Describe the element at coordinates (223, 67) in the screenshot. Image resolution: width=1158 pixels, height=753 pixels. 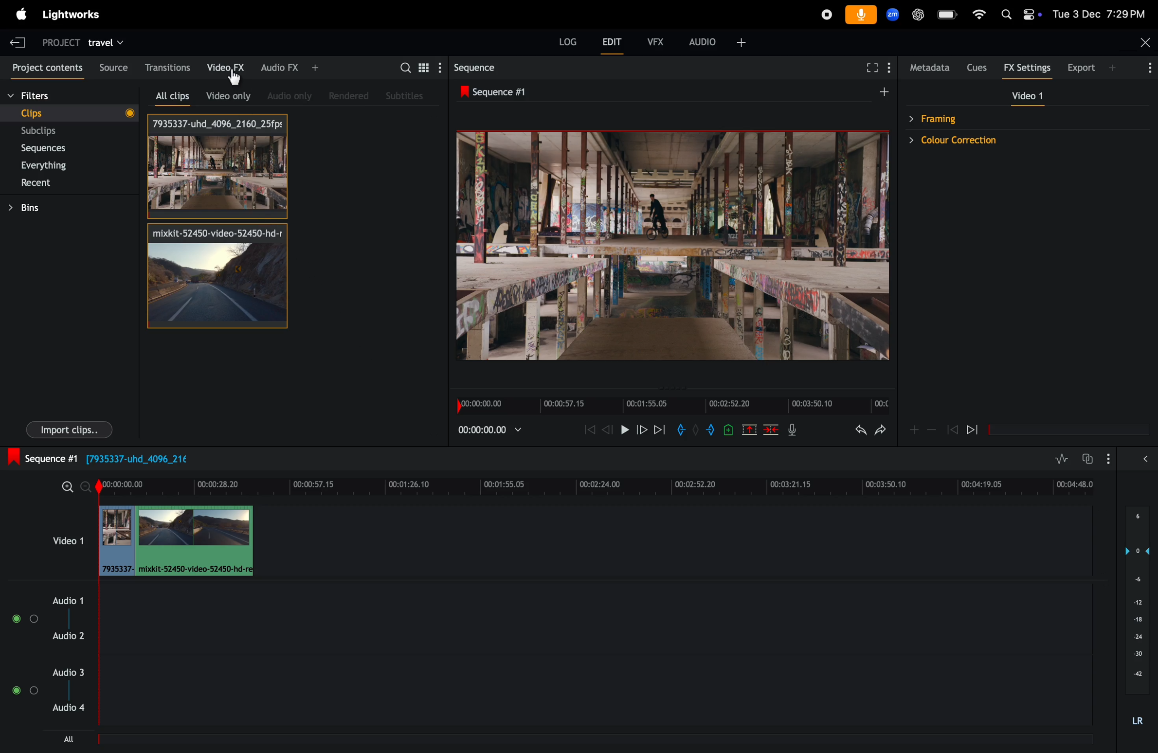
I see `Video fx` at that location.